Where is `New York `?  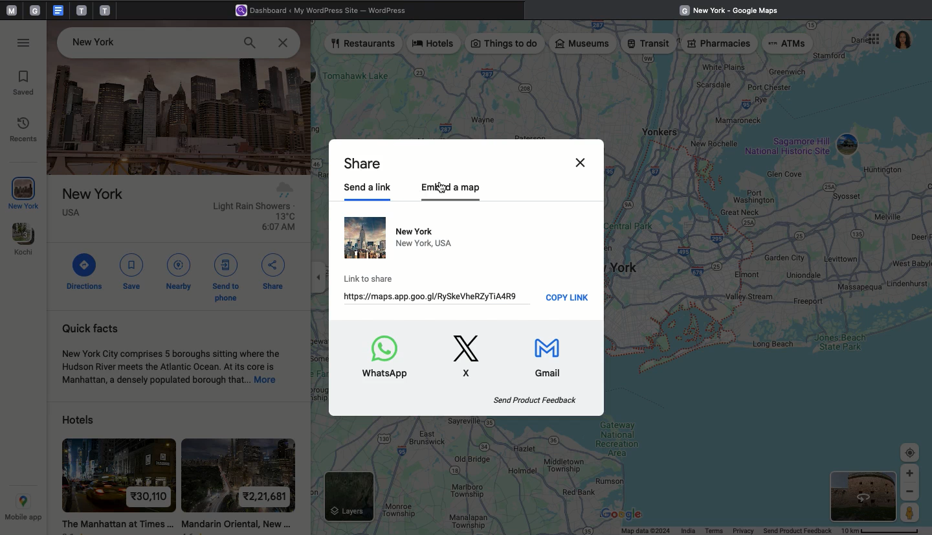
New York  is located at coordinates (399, 239).